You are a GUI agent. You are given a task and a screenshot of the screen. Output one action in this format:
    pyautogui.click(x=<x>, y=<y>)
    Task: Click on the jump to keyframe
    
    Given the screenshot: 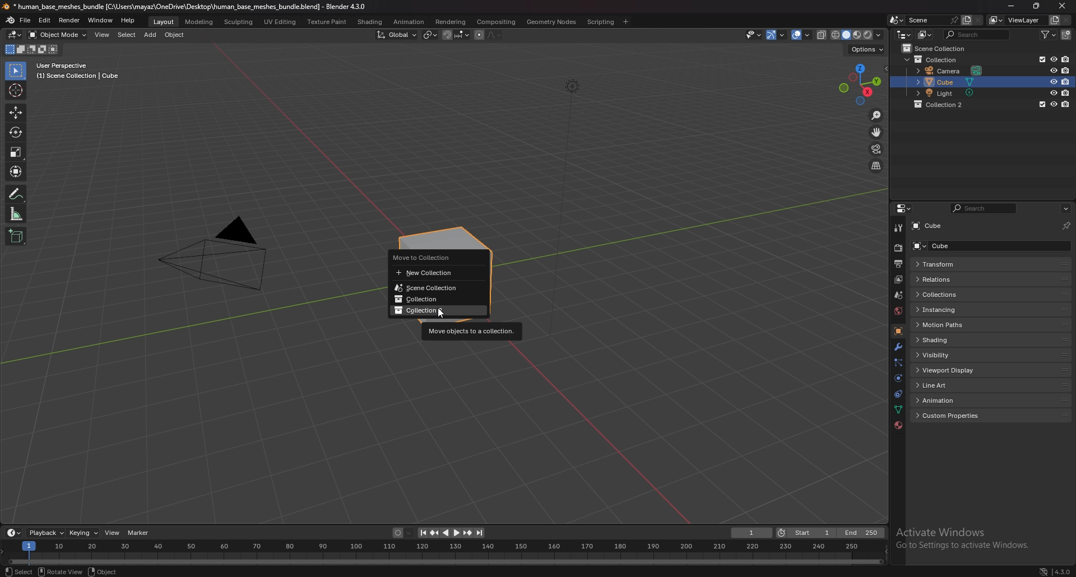 What is the action you would take?
    pyautogui.click(x=434, y=533)
    